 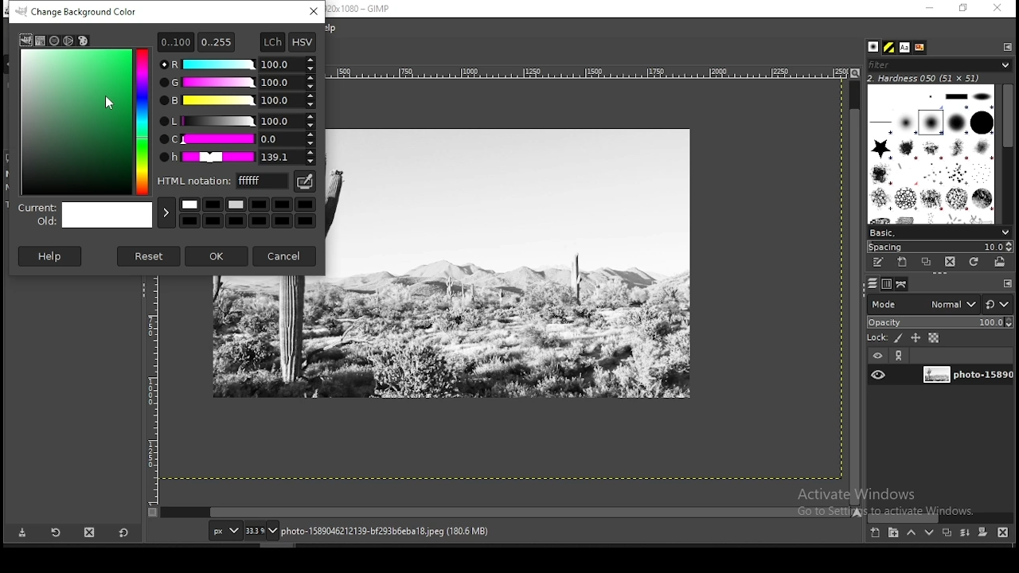 What do you see at coordinates (237, 101) in the screenshot?
I see `blue` at bounding box center [237, 101].